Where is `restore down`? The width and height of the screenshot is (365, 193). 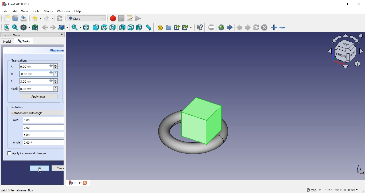 restore down is located at coordinates (347, 4).